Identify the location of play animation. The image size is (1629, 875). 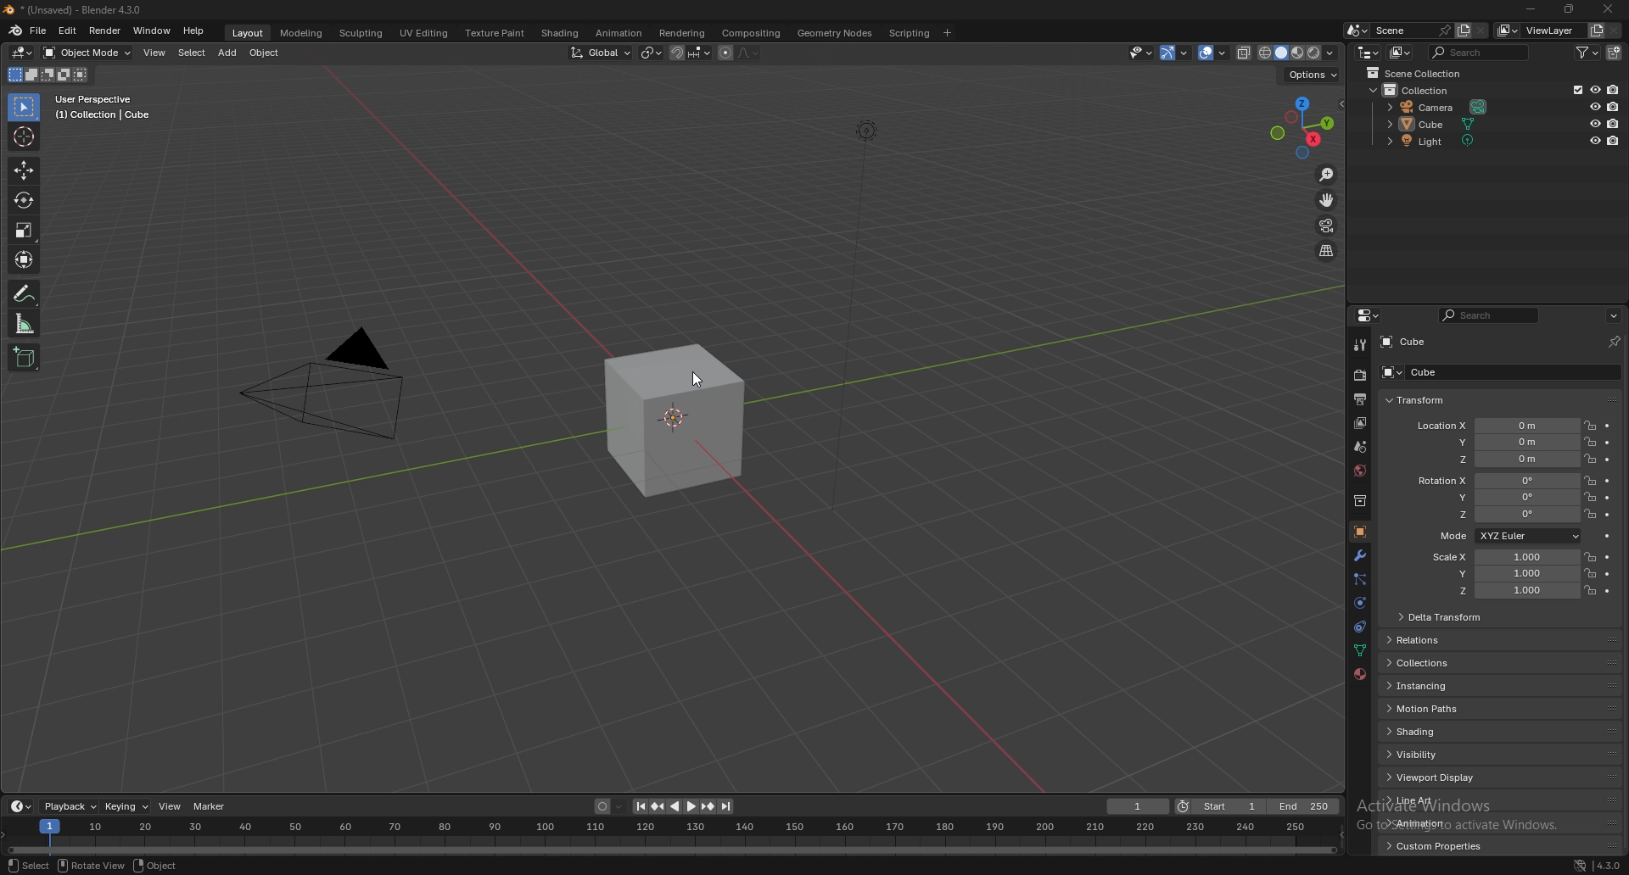
(684, 807).